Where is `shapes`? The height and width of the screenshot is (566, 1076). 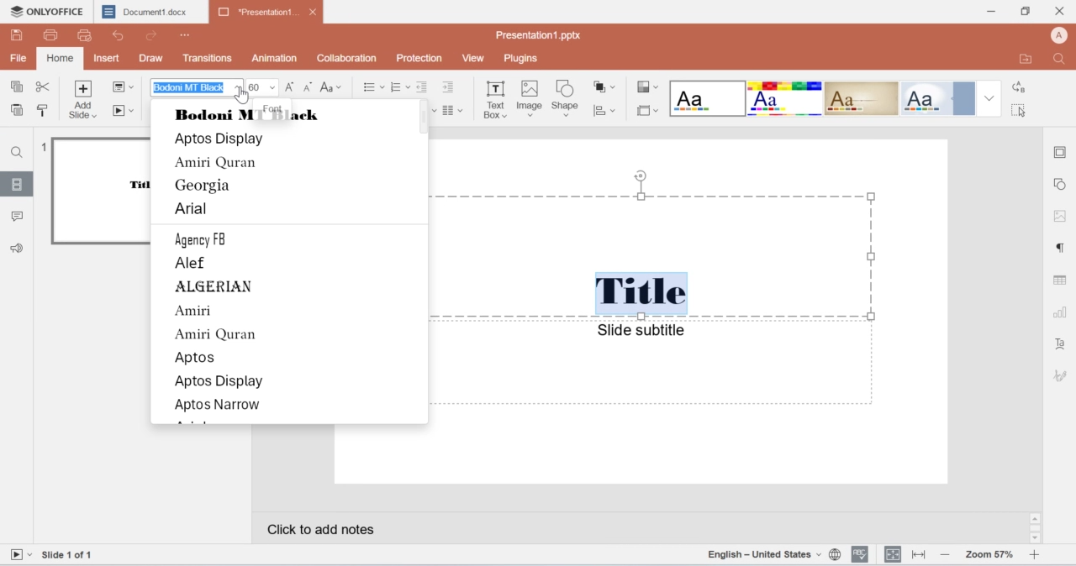 shapes is located at coordinates (606, 88).